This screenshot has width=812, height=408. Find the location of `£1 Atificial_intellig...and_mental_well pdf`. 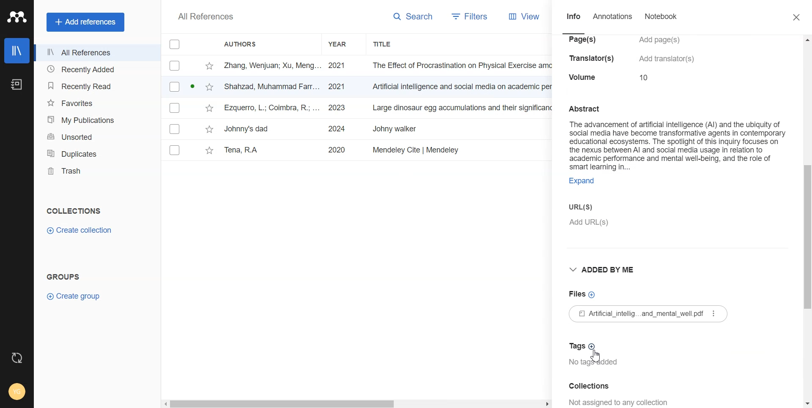

£1 Atificial_intellig...and_mental_well pdf is located at coordinates (652, 314).